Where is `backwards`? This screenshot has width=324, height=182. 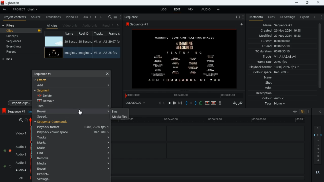
backwards is located at coordinates (234, 103).